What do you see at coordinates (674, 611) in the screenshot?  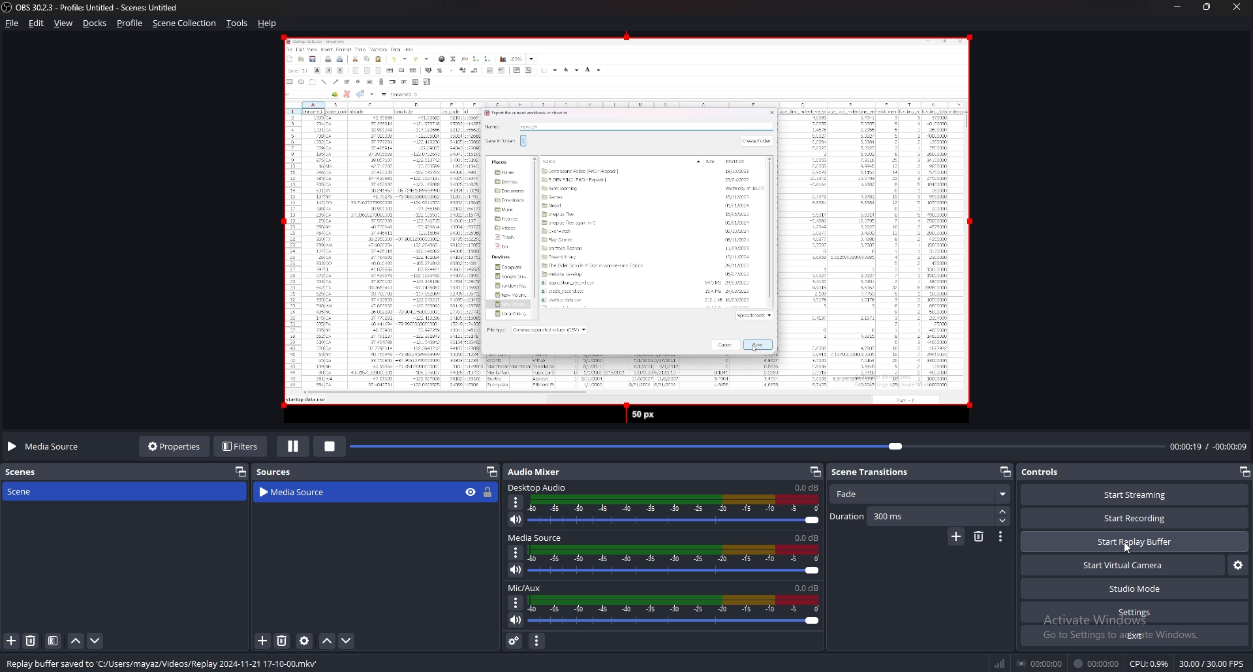 I see `mic/aux audio adjust` at bounding box center [674, 611].